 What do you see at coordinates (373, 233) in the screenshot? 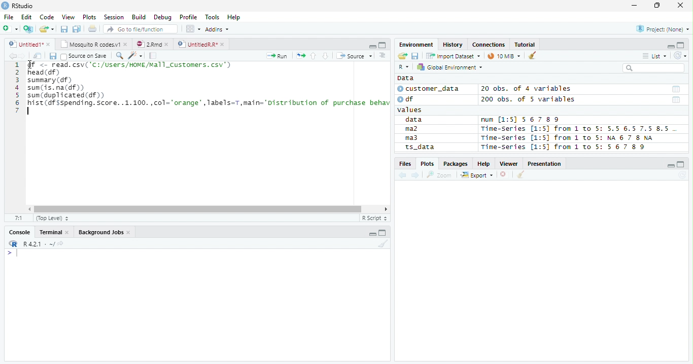
I see `Minimize` at bounding box center [373, 233].